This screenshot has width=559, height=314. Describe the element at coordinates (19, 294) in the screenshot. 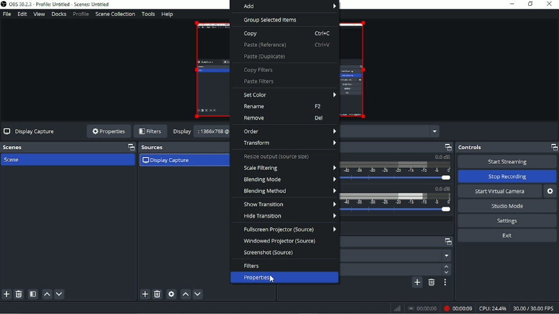

I see `Remove selected scene` at that location.